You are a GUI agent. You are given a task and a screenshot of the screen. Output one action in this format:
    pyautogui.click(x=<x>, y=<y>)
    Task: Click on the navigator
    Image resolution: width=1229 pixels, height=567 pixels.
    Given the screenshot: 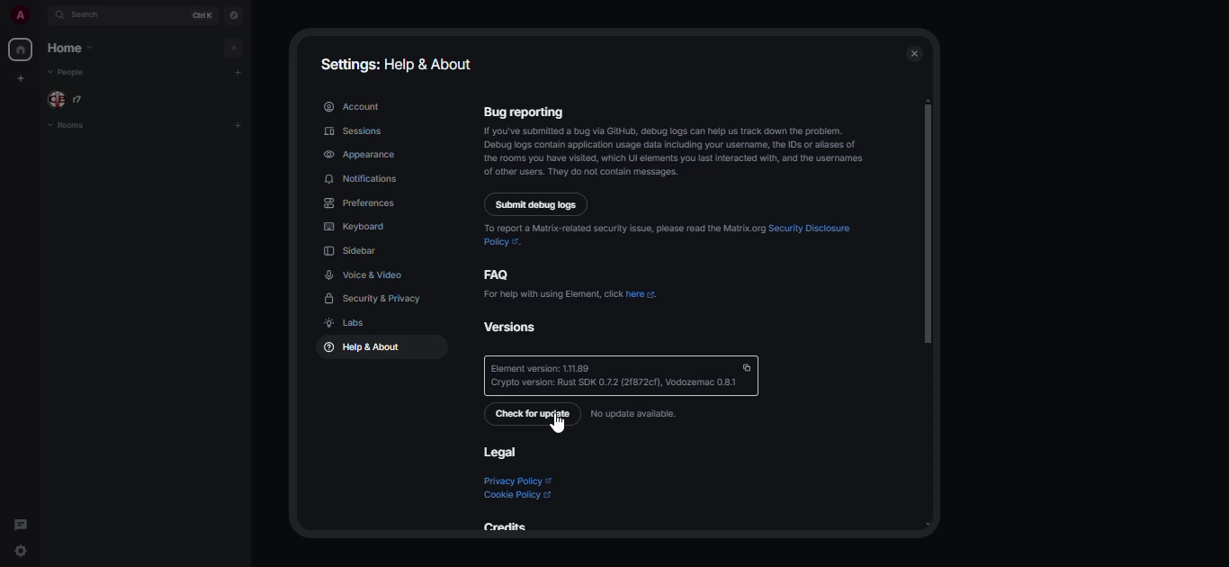 What is the action you would take?
    pyautogui.click(x=236, y=13)
    